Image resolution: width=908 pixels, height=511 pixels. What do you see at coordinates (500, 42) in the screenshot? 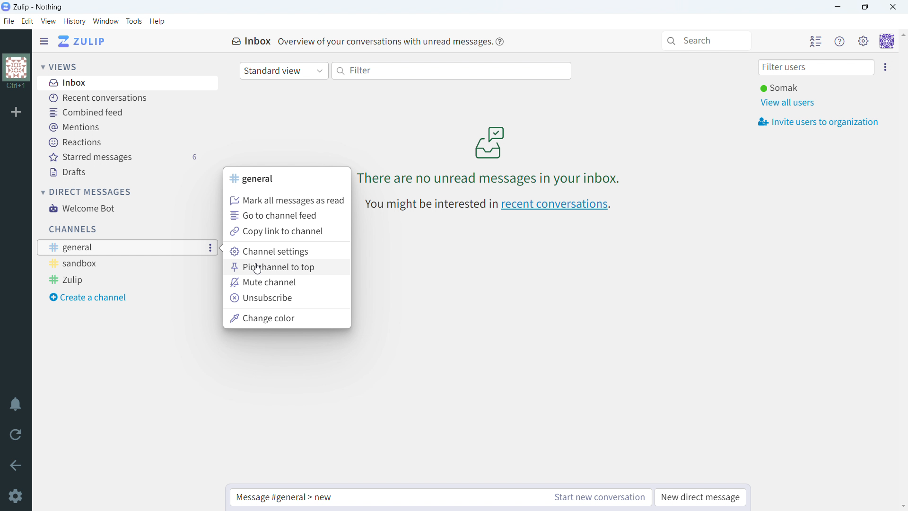
I see `help` at bounding box center [500, 42].